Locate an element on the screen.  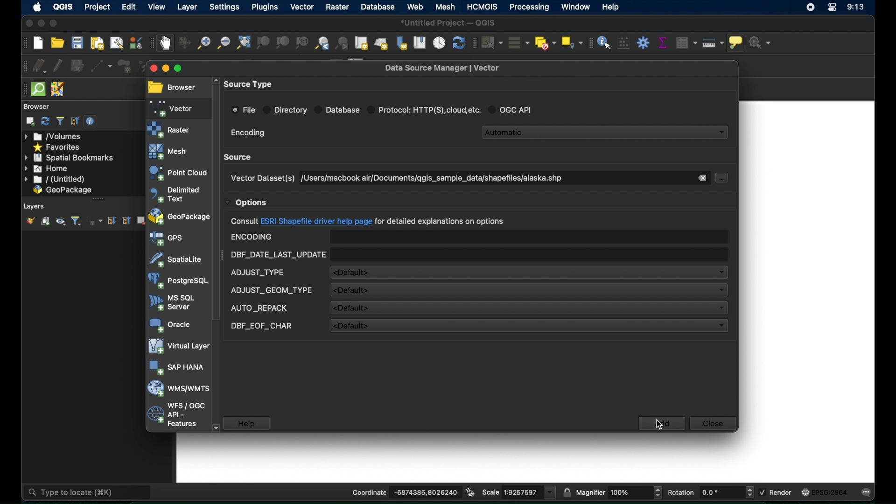
enable/disable properties widget is located at coordinates (92, 123).